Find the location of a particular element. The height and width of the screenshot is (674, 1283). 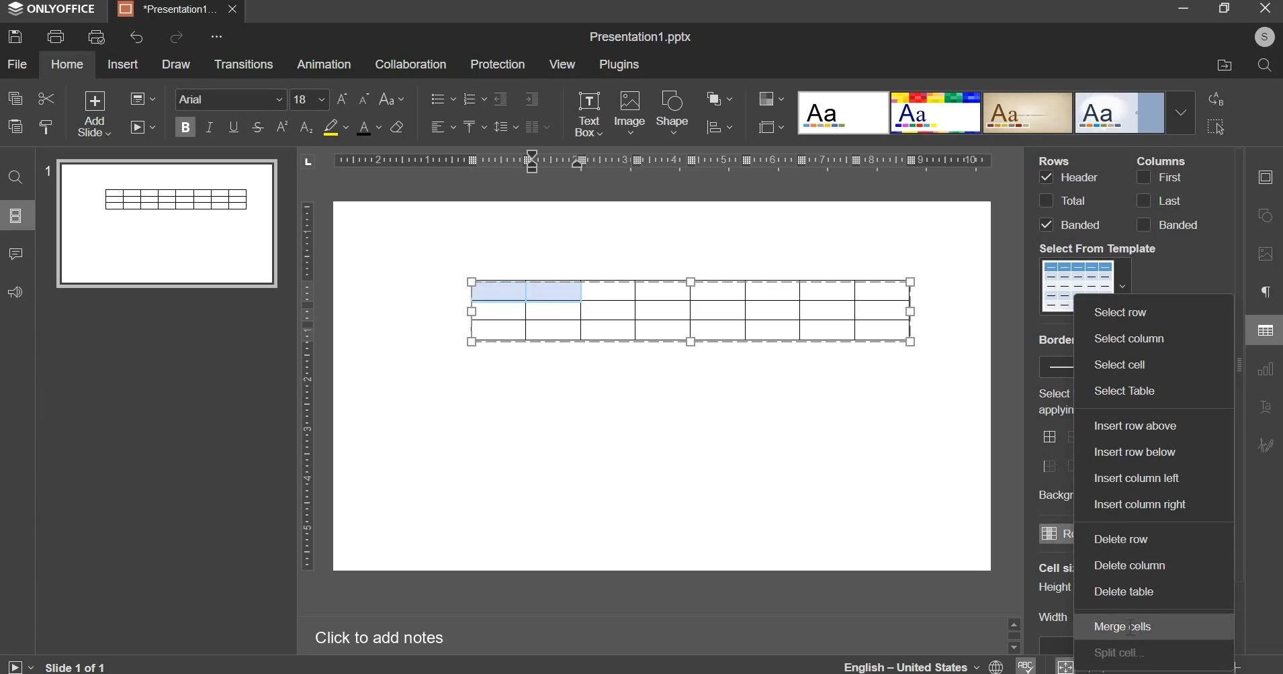

border style is located at coordinates (1057, 367).